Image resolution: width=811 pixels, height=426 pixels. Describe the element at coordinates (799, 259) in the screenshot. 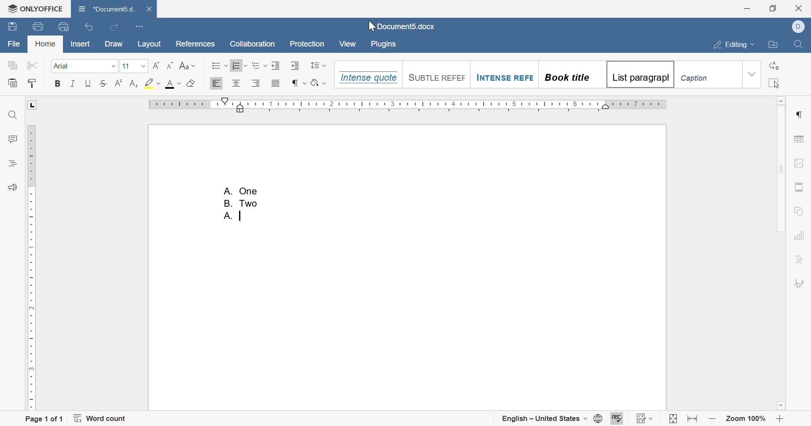

I see `text art settings` at that location.